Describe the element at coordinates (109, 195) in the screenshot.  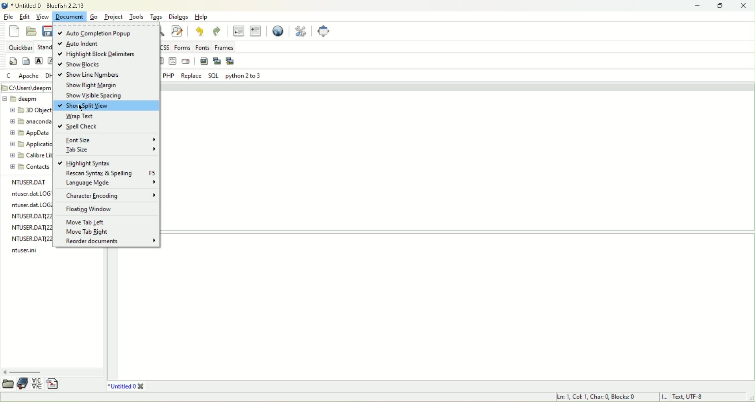
I see `character encoding` at that location.